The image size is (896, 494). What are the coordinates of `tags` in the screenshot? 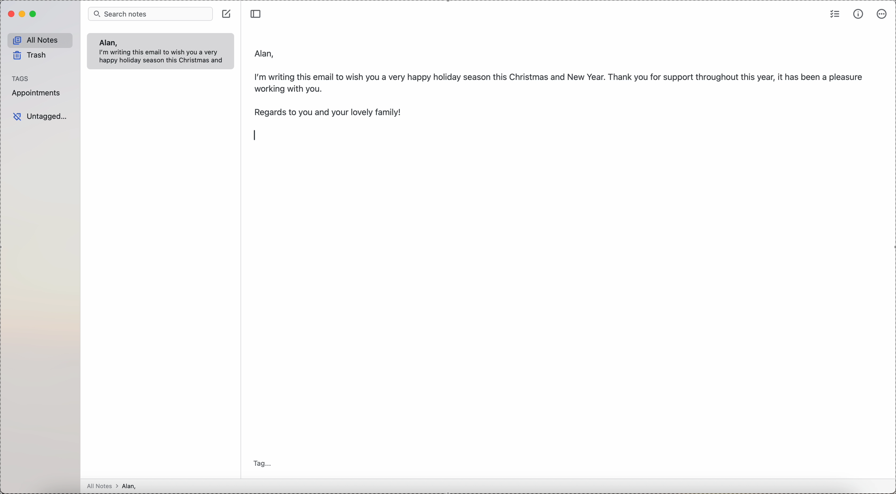 It's located at (21, 78).